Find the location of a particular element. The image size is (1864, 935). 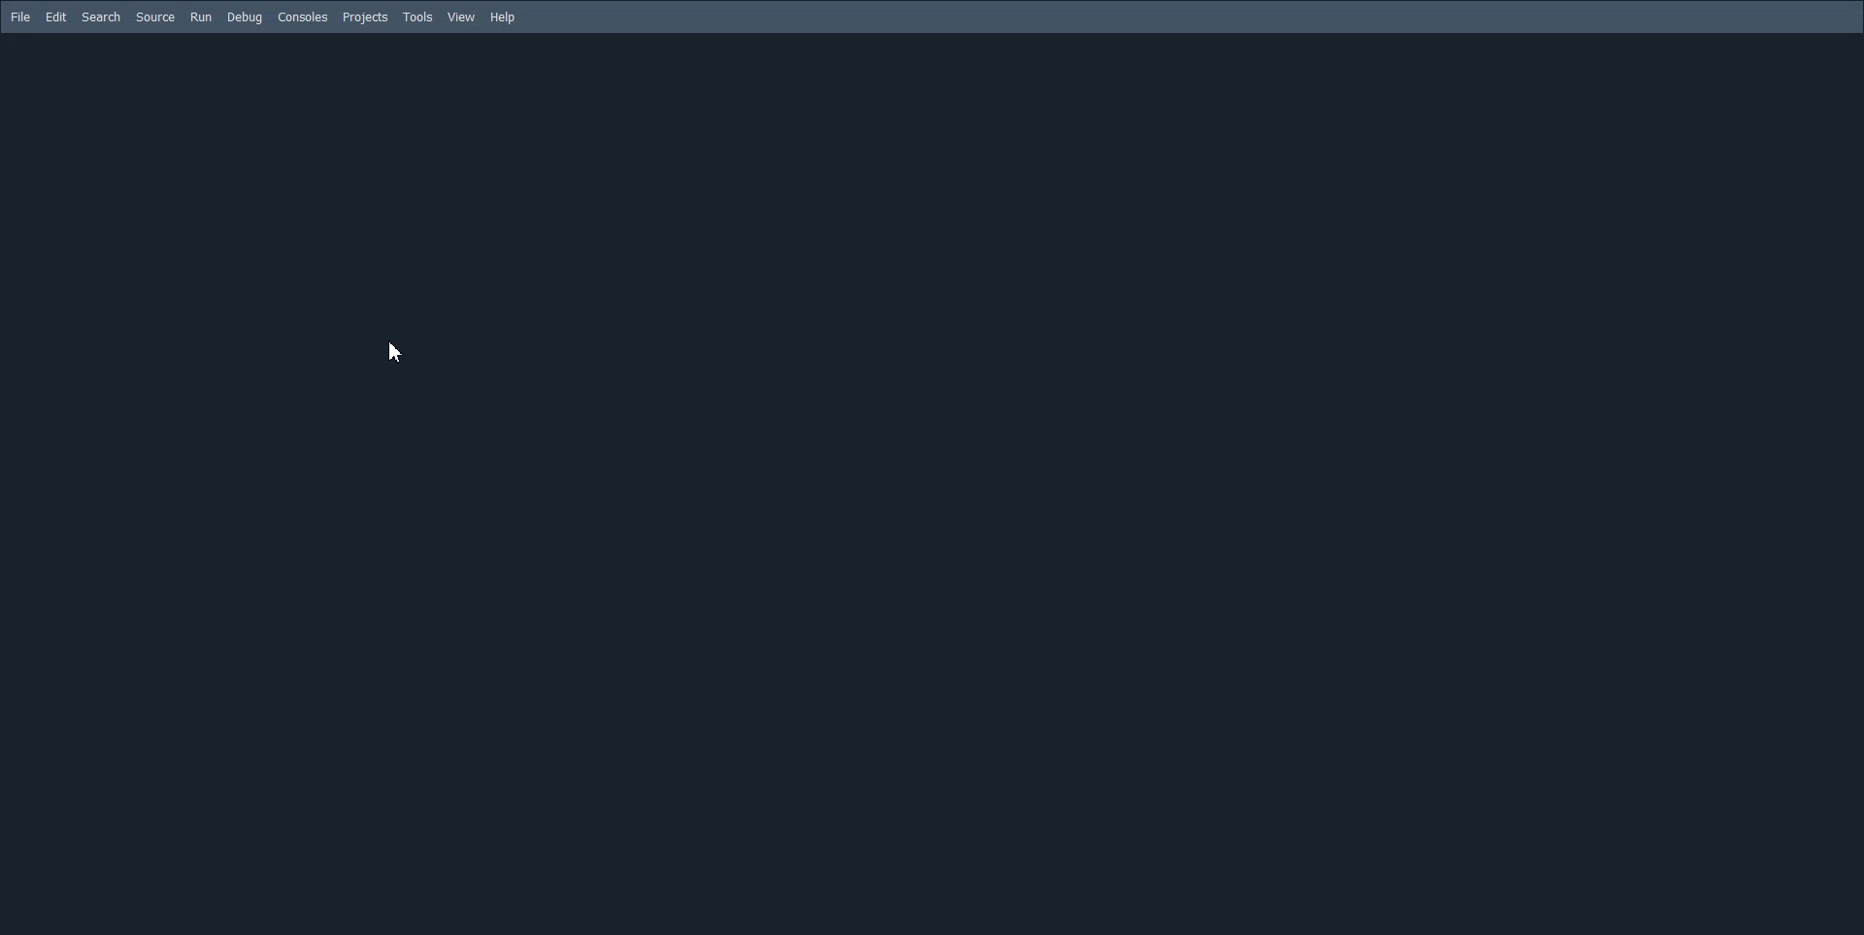

Tools is located at coordinates (417, 16).